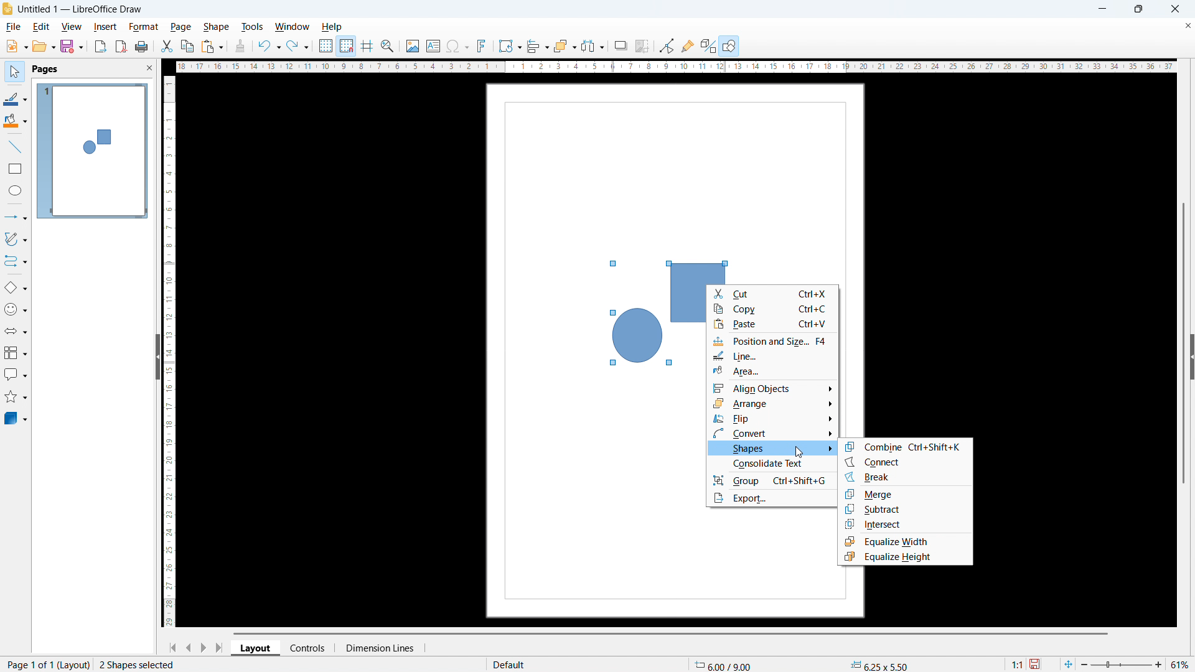 Image resolution: width=1195 pixels, height=672 pixels. Describe the element at coordinates (17, 46) in the screenshot. I see `new` at that location.